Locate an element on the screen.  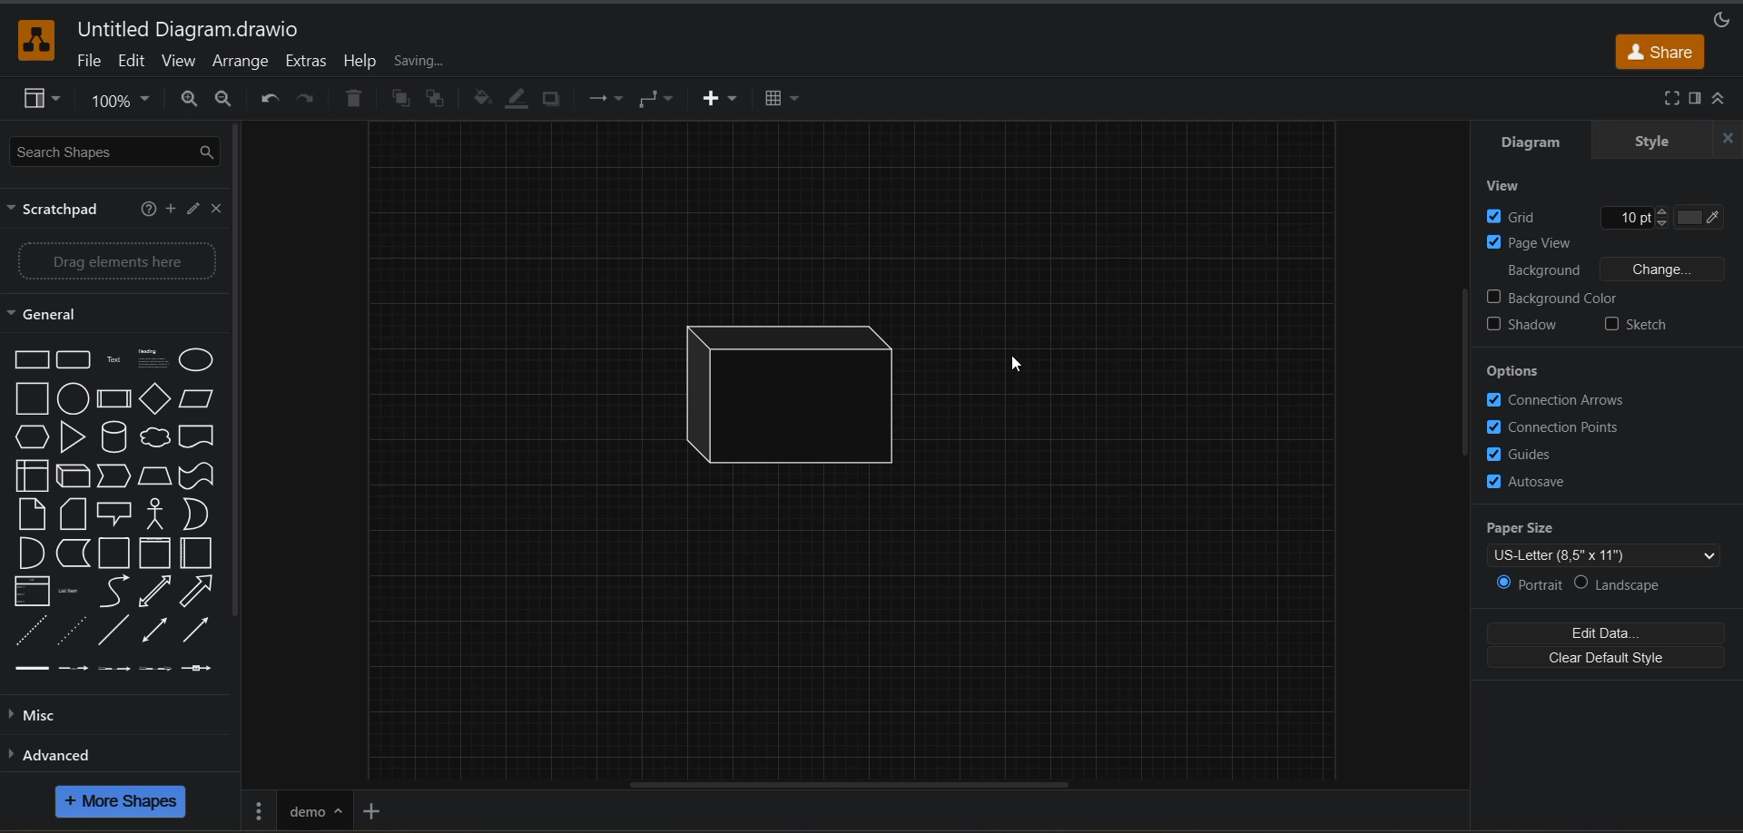
close is located at coordinates (1730, 138).